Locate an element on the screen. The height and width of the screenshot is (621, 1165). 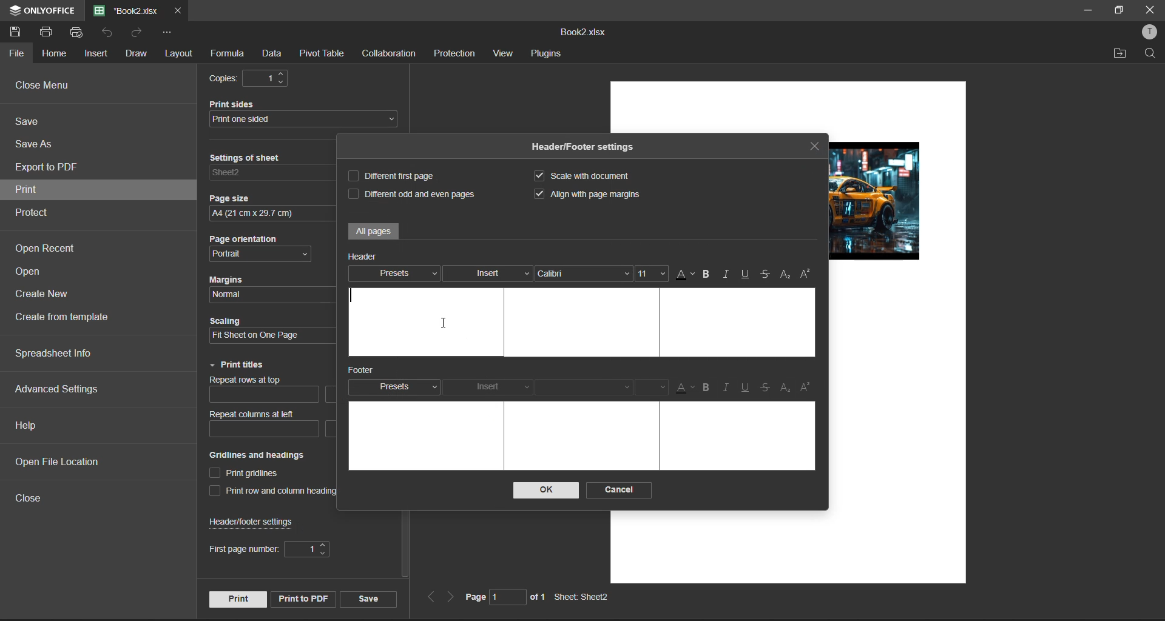
italic is located at coordinates (728, 275).